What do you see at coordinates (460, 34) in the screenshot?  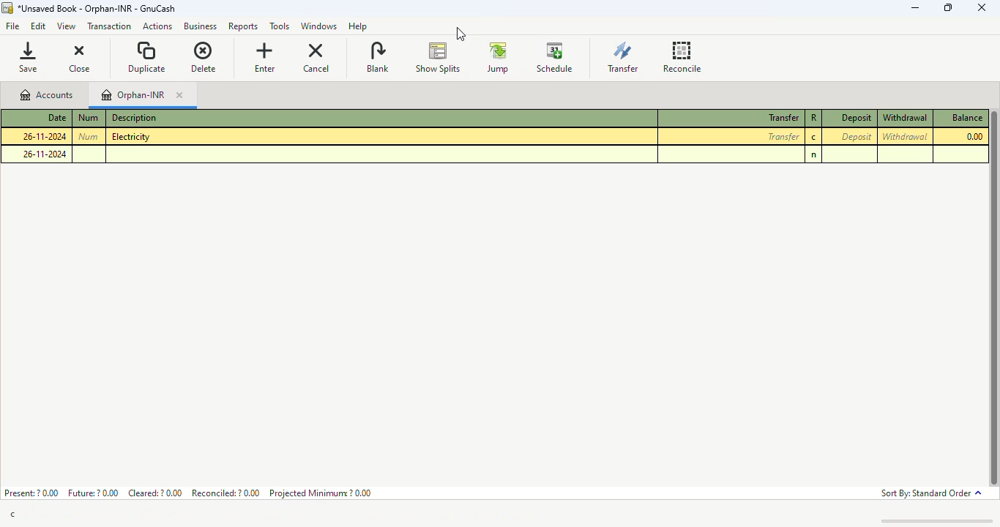 I see `cursor` at bounding box center [460, 34].